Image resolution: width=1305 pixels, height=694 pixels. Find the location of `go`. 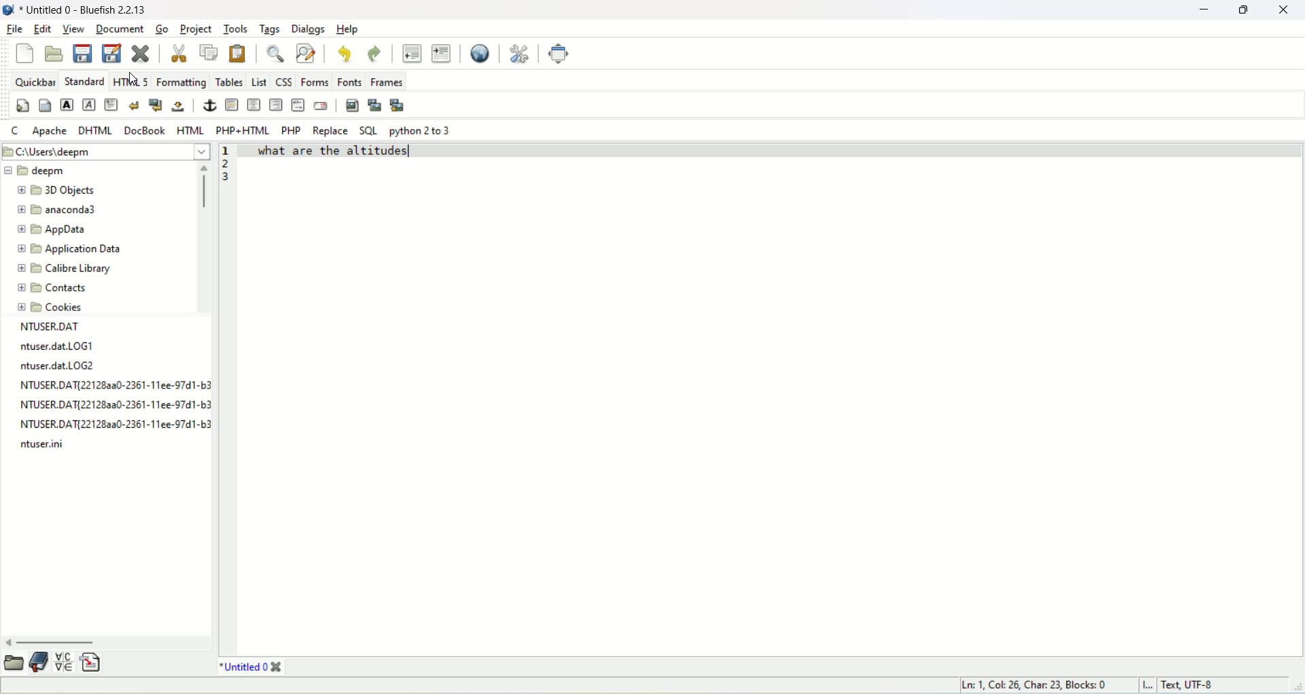

go is located at coordinates (160, 29).